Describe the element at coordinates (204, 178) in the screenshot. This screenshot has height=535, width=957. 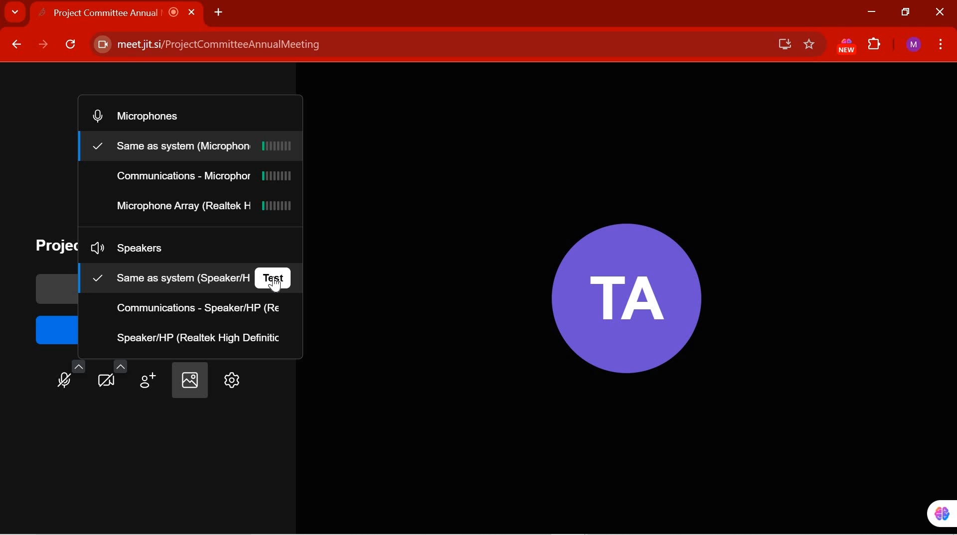
I see `communications - Microphone` at that location.